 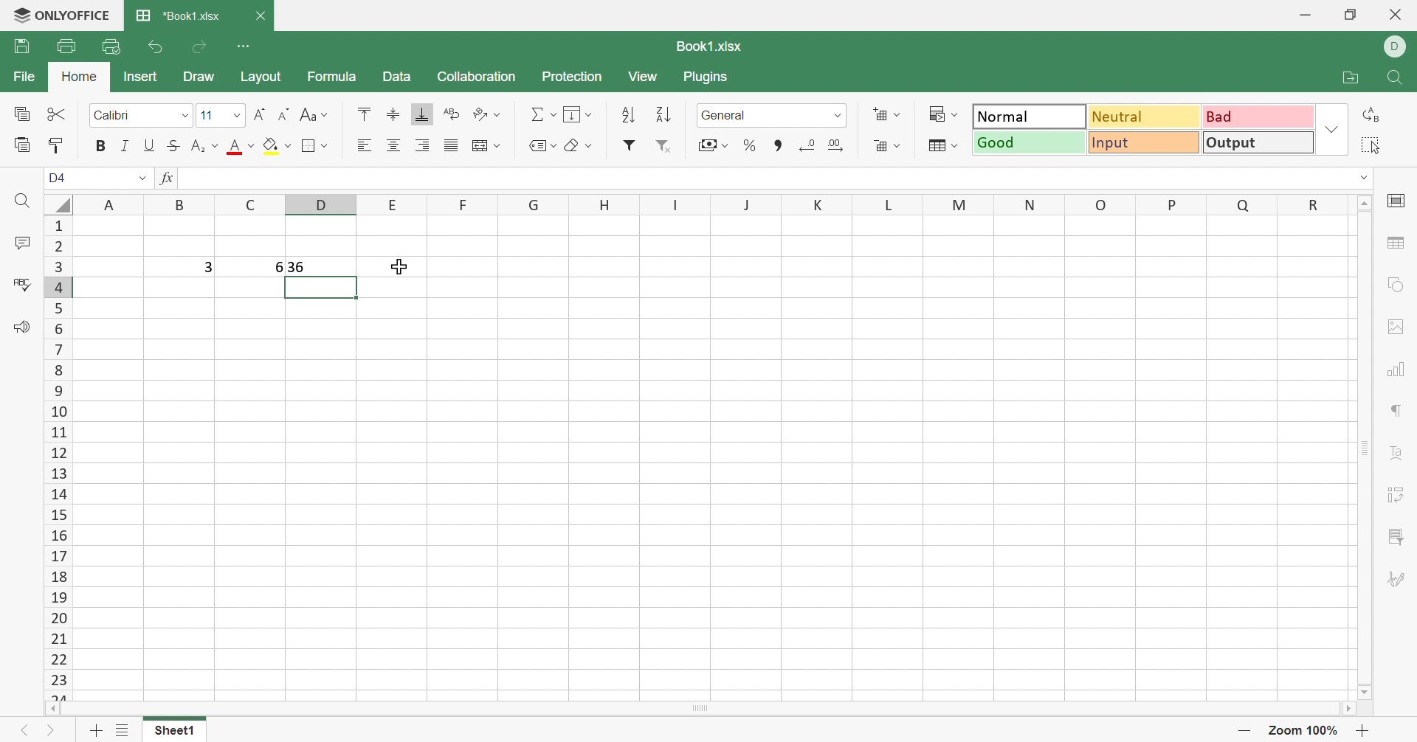 What do you see at coordinates (580, 144) in the screenshot?
I see `Clear` at bounding box center [580, 144].